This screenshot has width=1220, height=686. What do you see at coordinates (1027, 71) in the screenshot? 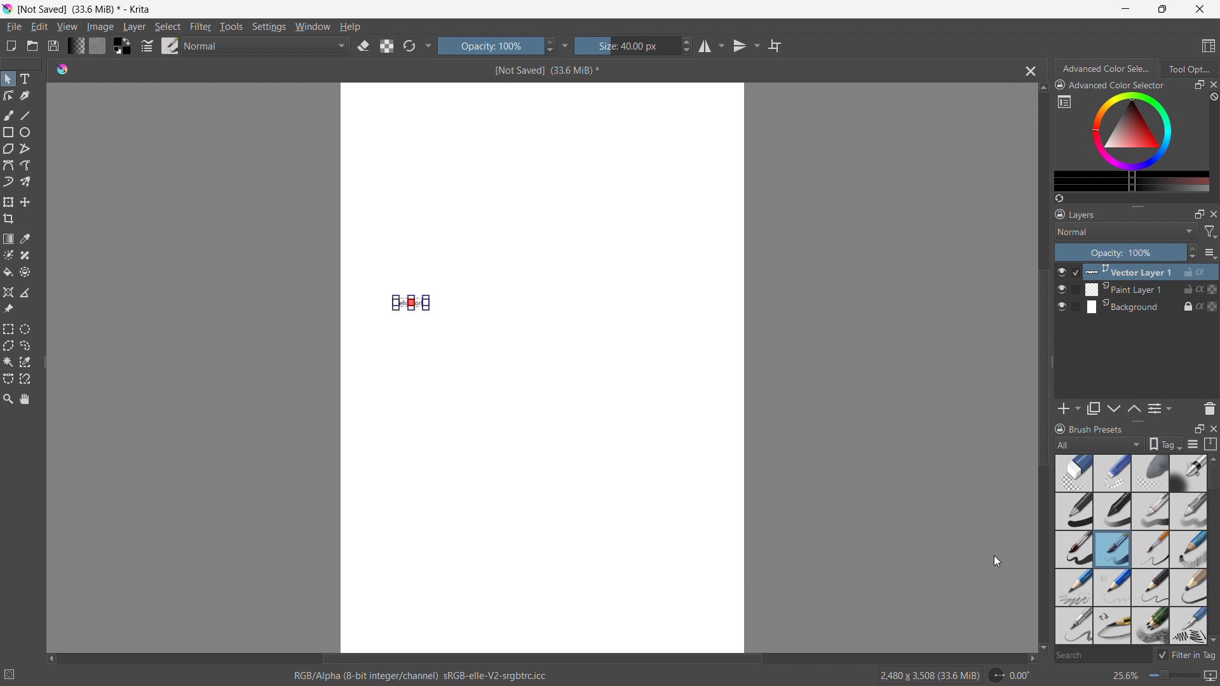
I see `close document` at bounding box center [1027, 71].